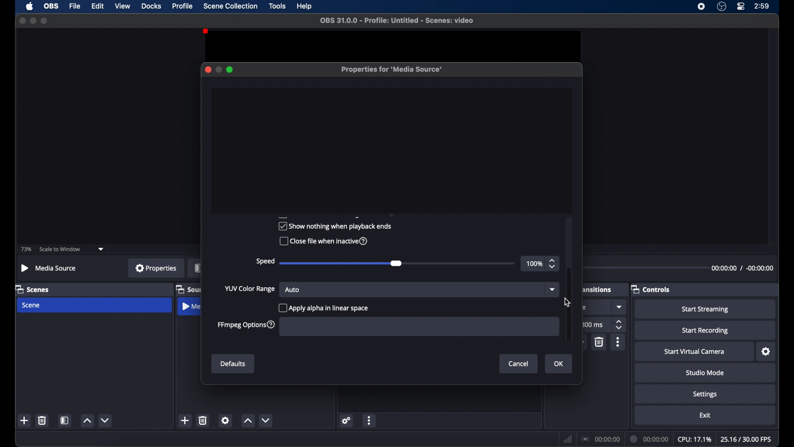  Describe the element at coordinates (705, 331) in the screenshot. I see `start recording` at that location.